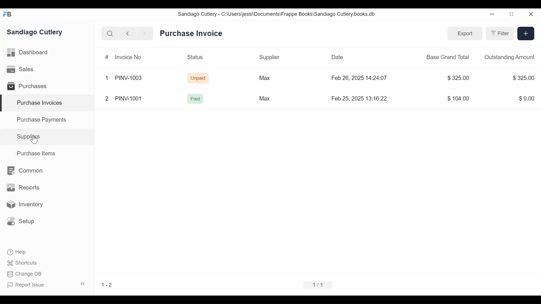 The height and width of the screenshot is (304, 541). I want to click on Change DB, so click(27, 274).